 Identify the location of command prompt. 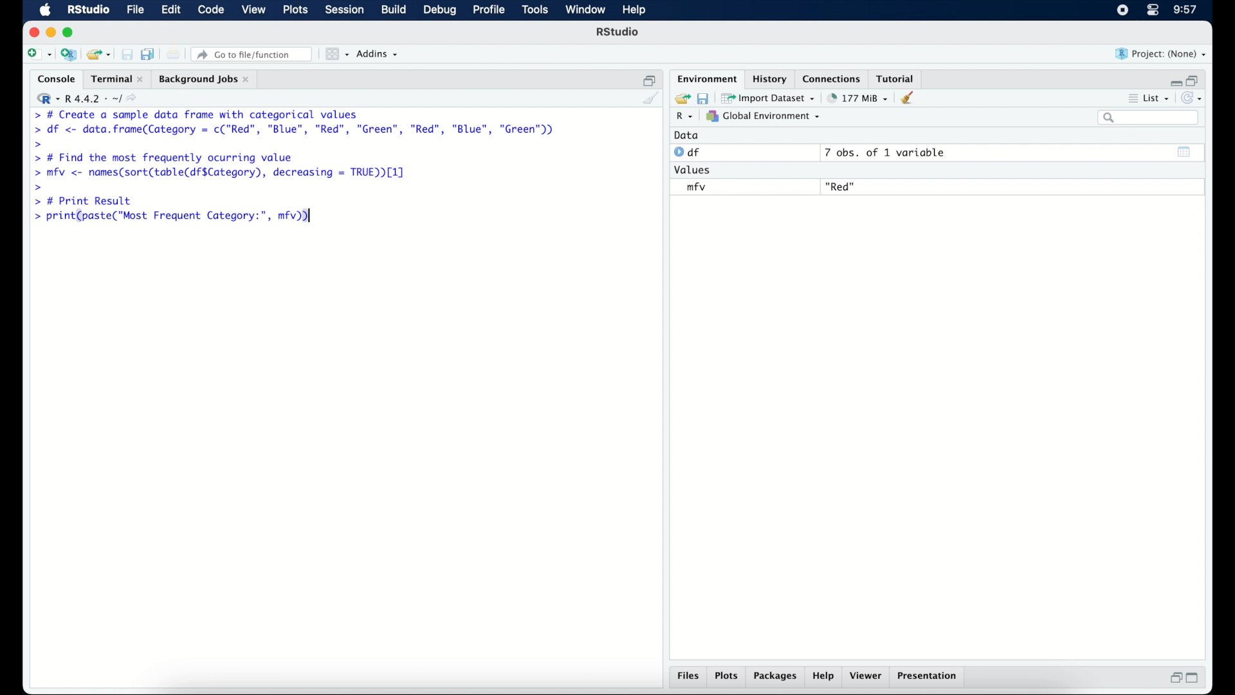
(39, 144).